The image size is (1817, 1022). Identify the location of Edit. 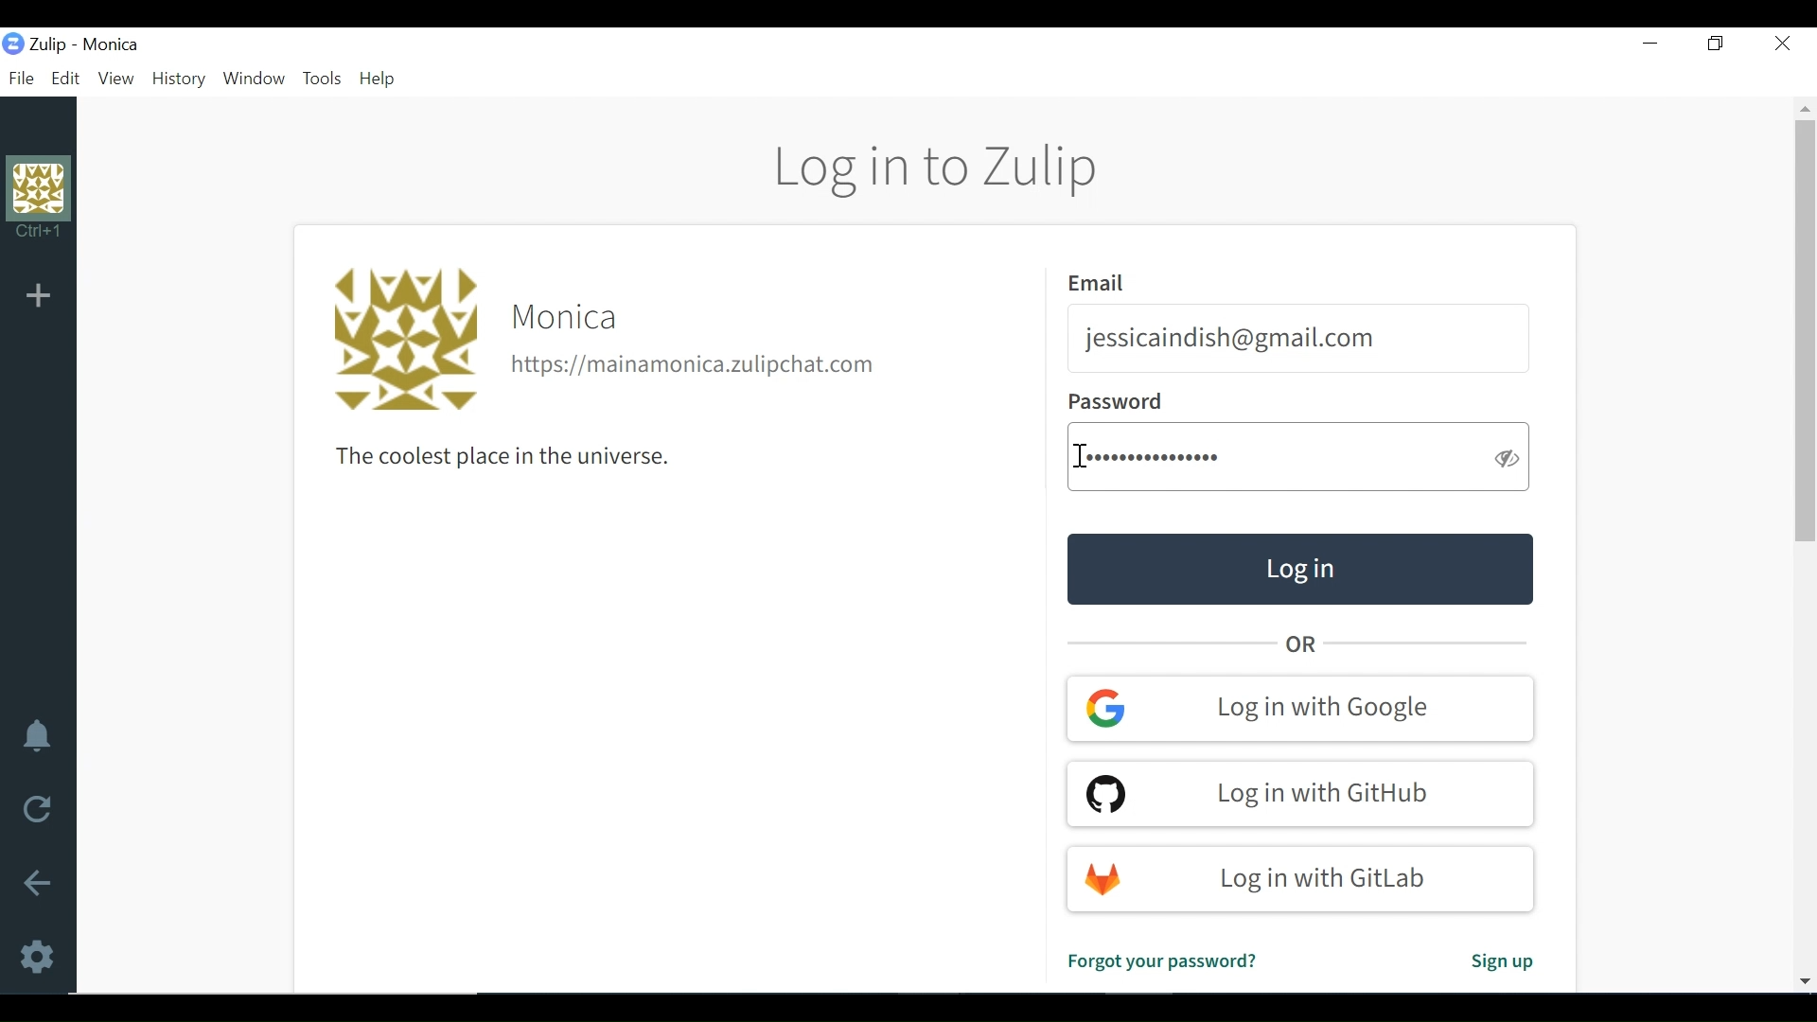
(67, 79).